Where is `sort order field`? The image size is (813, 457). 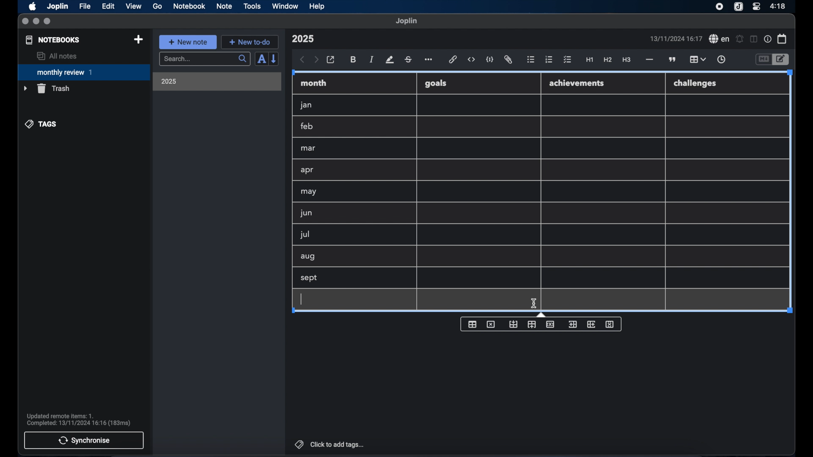
sort order field is located at coordinates (261, 59).